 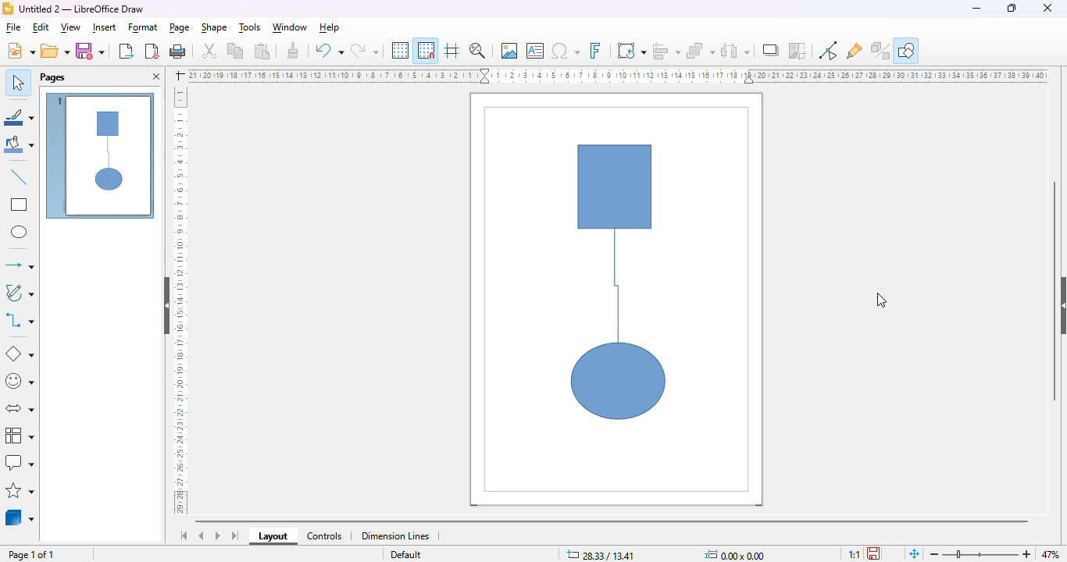 I want to click on edit, so click(x=41, y=28).